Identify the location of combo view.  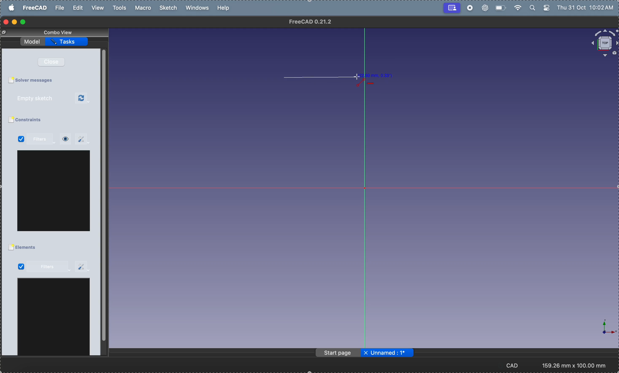
(60, 32).